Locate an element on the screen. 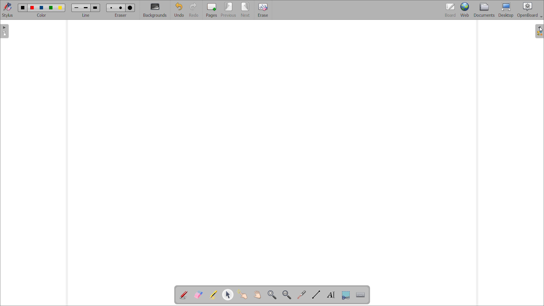  next page is located at coordinates (246, 10).